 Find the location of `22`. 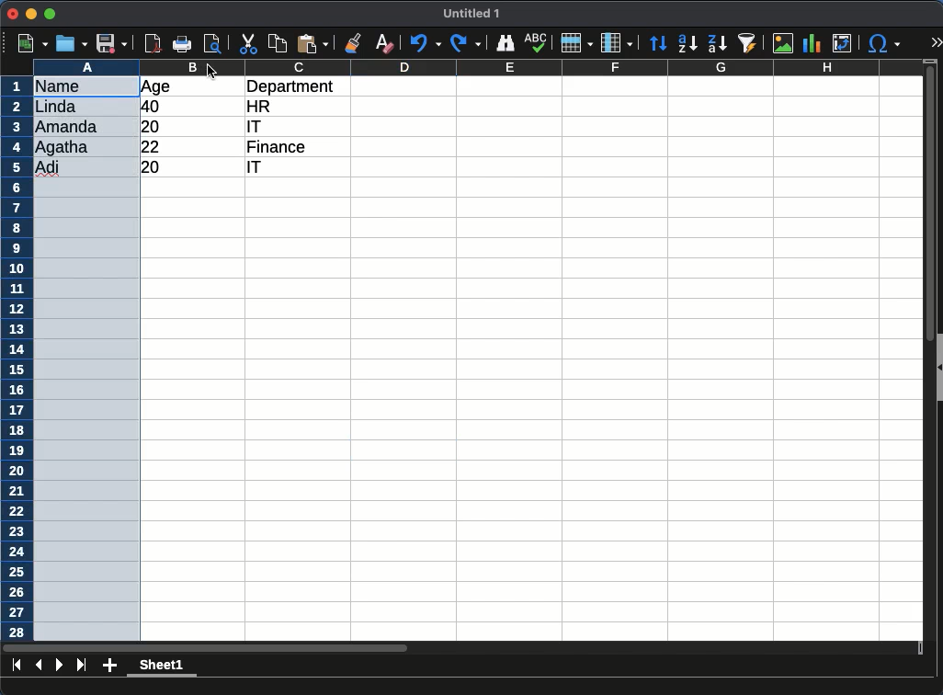

22 is located at coordinates (154, 146).